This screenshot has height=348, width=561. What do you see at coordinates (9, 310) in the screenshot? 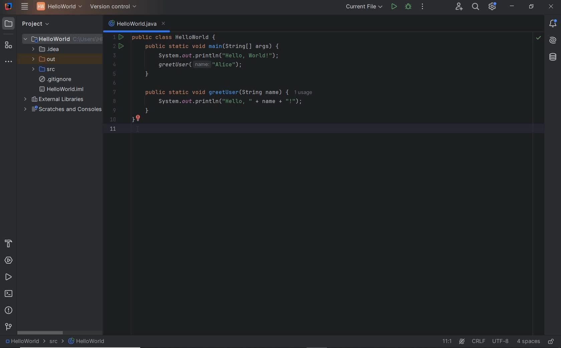
I see `problems` at bounding box center [9, 310].